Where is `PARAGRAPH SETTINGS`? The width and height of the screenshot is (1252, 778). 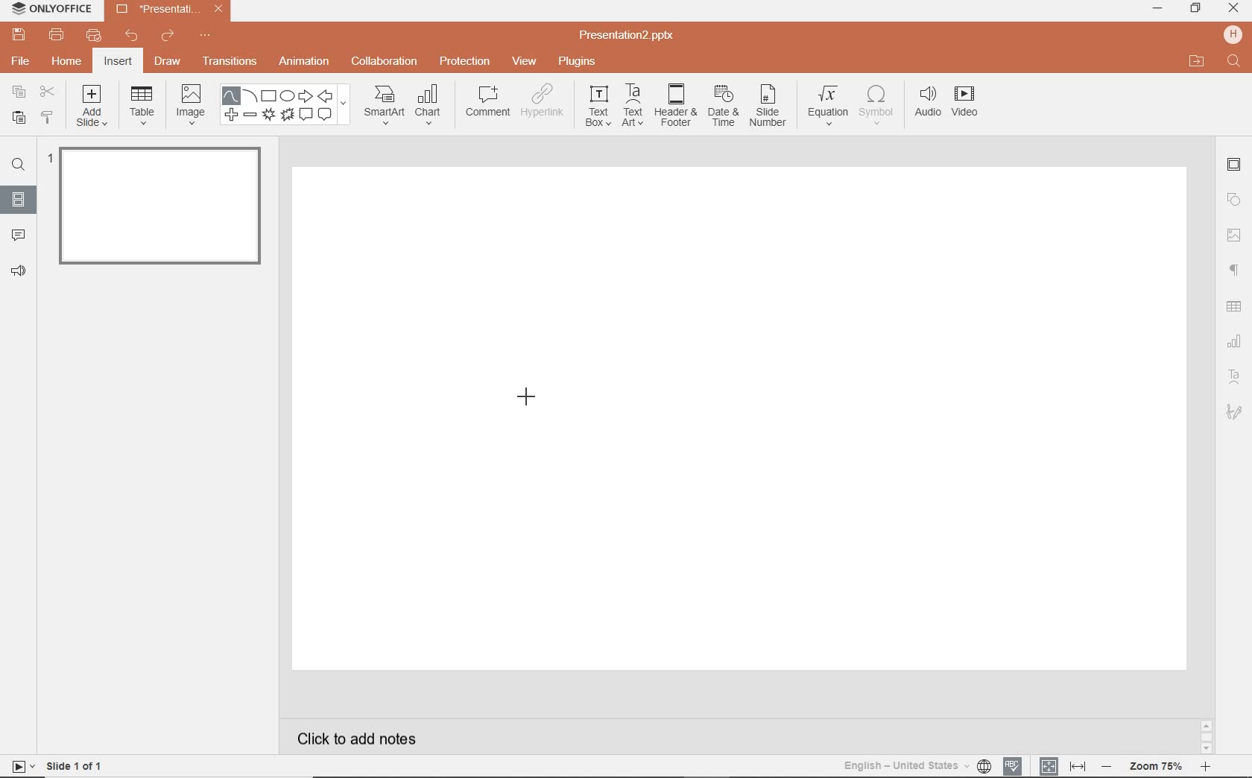
PARAGRAPH SETTINGS is located at coordinates (1233, 269).